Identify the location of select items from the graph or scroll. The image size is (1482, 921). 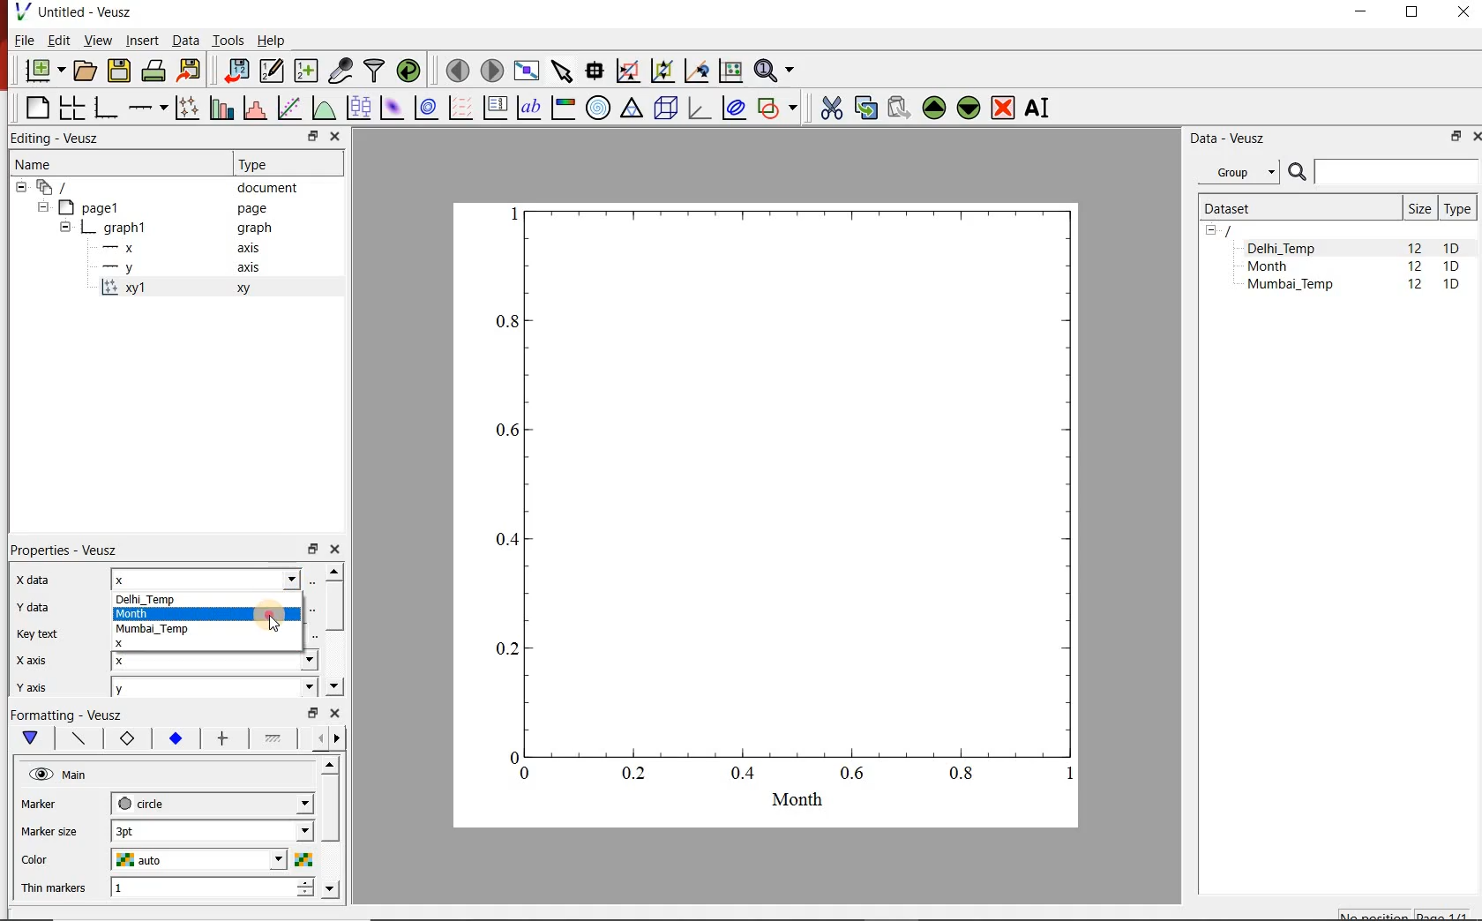
(564, 71).